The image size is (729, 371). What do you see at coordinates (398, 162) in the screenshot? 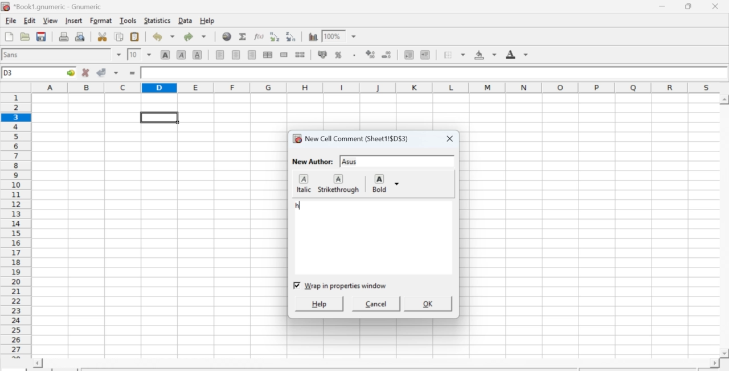
I see `input text` at bounding box center [398, 162].